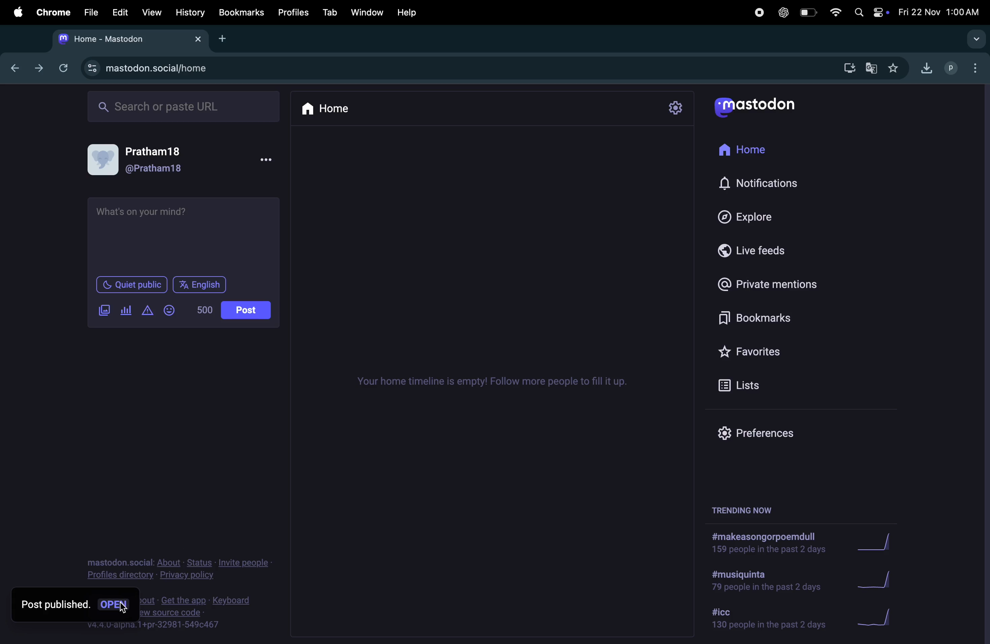  Describe the element at coordinates (242, 13) in the screenshot. I see `book marks` at that location.